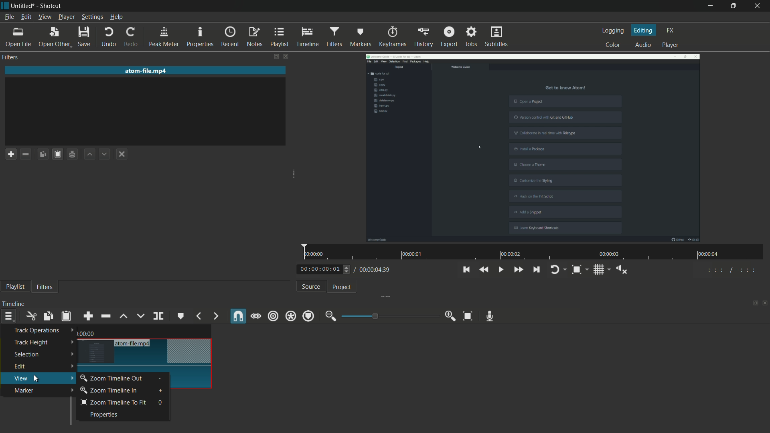  What do you see at coordinates (26, 17) in the screenshot?
I see `edit menu` at bounding box center [26, 17].